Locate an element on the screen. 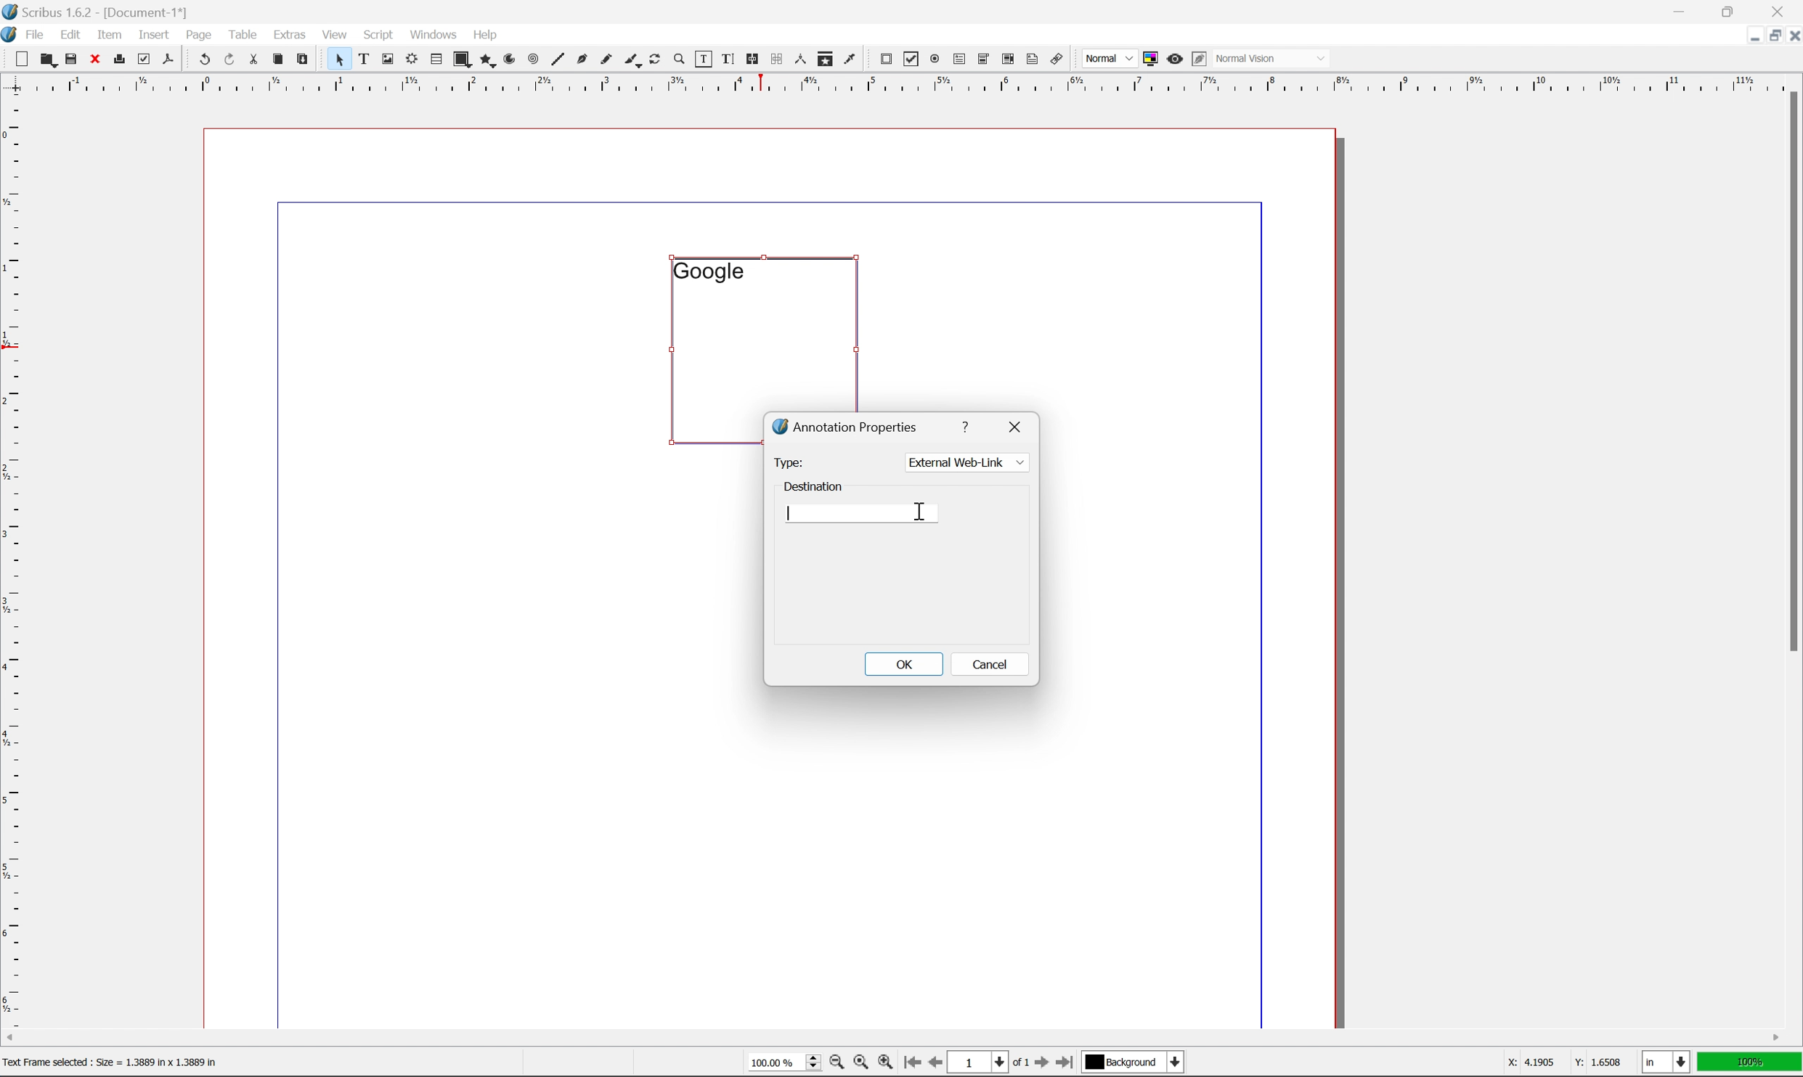  toggle color management system is located at coordinates (1147, 58).